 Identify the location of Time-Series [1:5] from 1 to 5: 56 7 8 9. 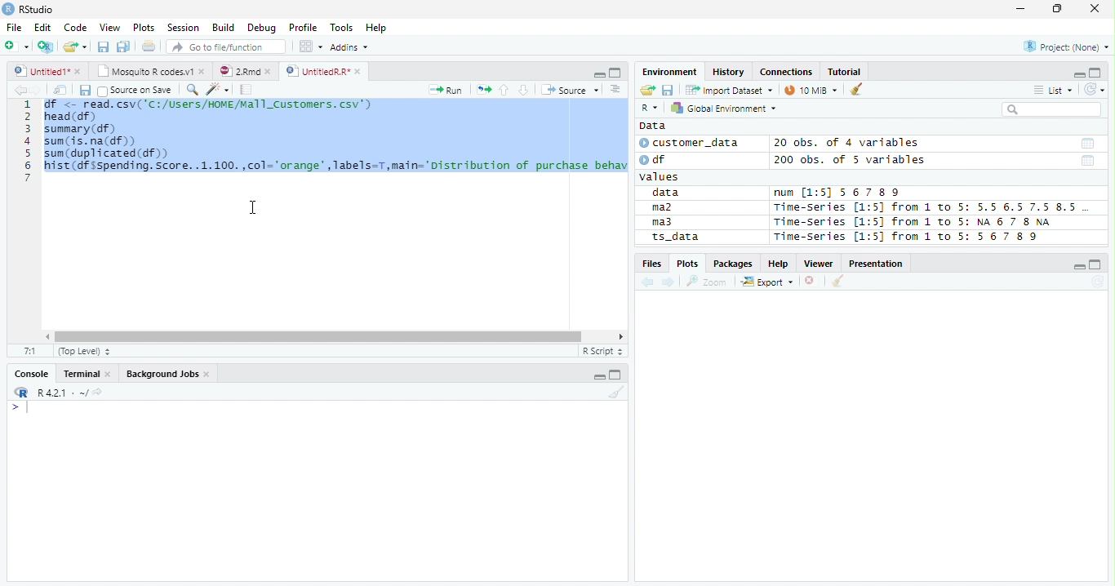
(908, 237).